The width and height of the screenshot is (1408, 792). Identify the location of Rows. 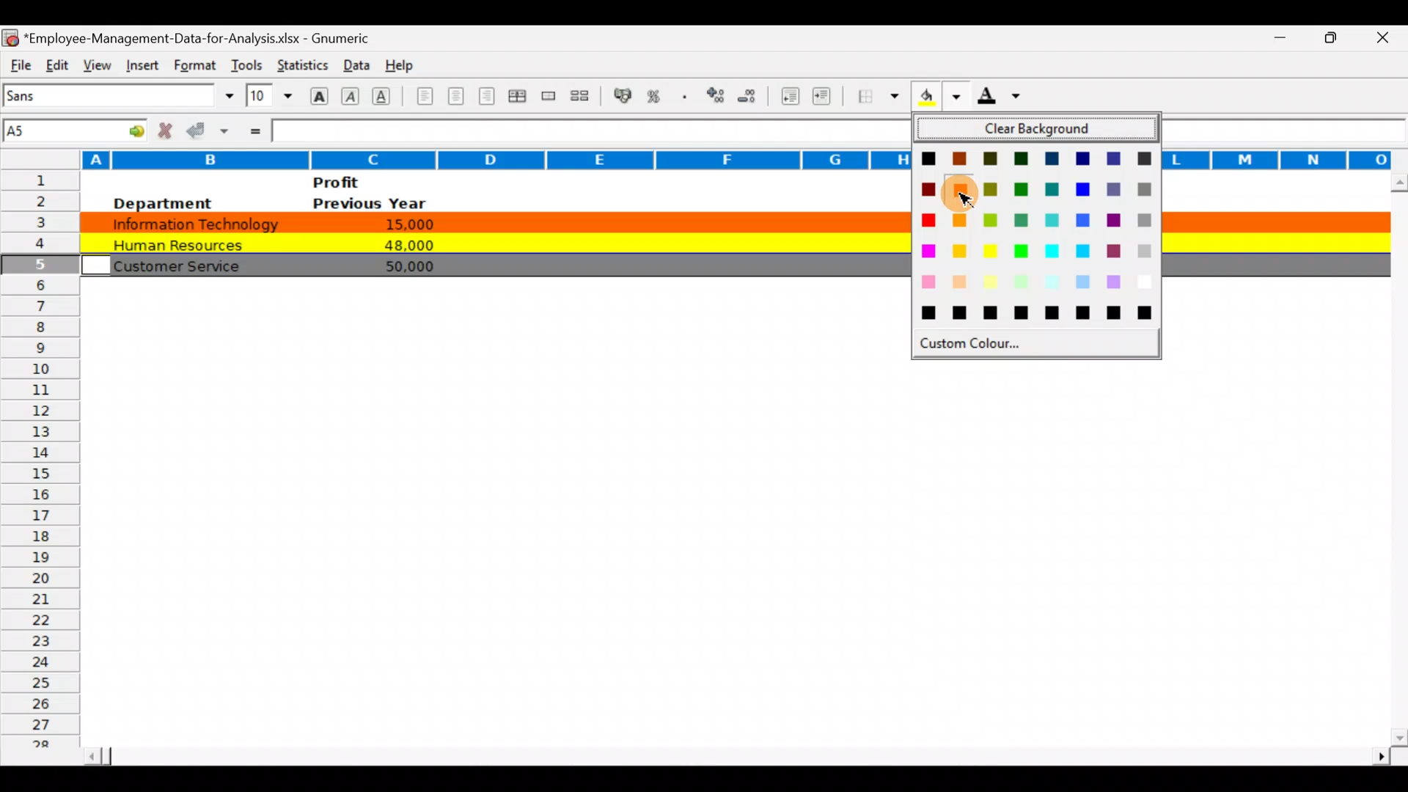
(40, 468).